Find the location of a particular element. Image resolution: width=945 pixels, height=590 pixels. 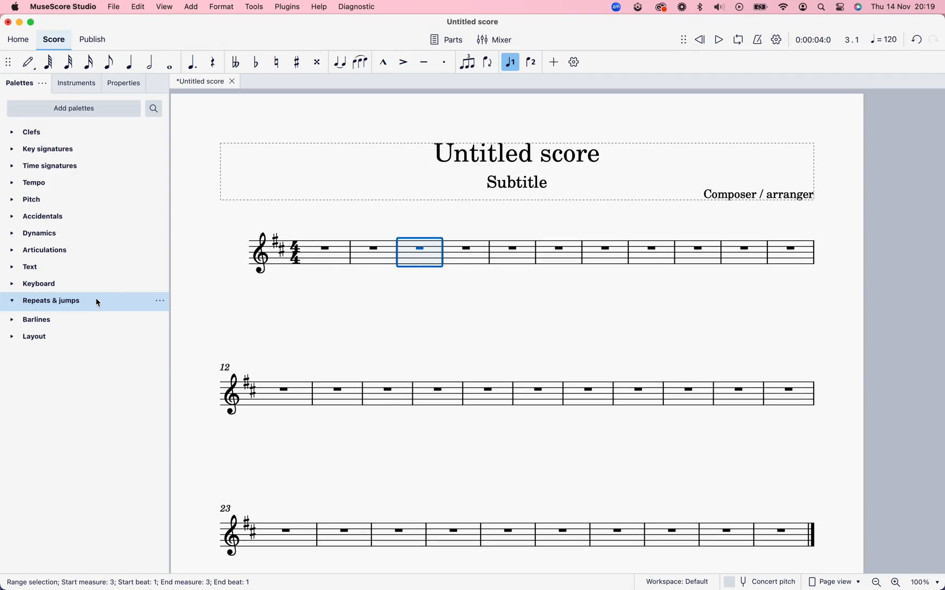

score is located at coordinates (523, 527).